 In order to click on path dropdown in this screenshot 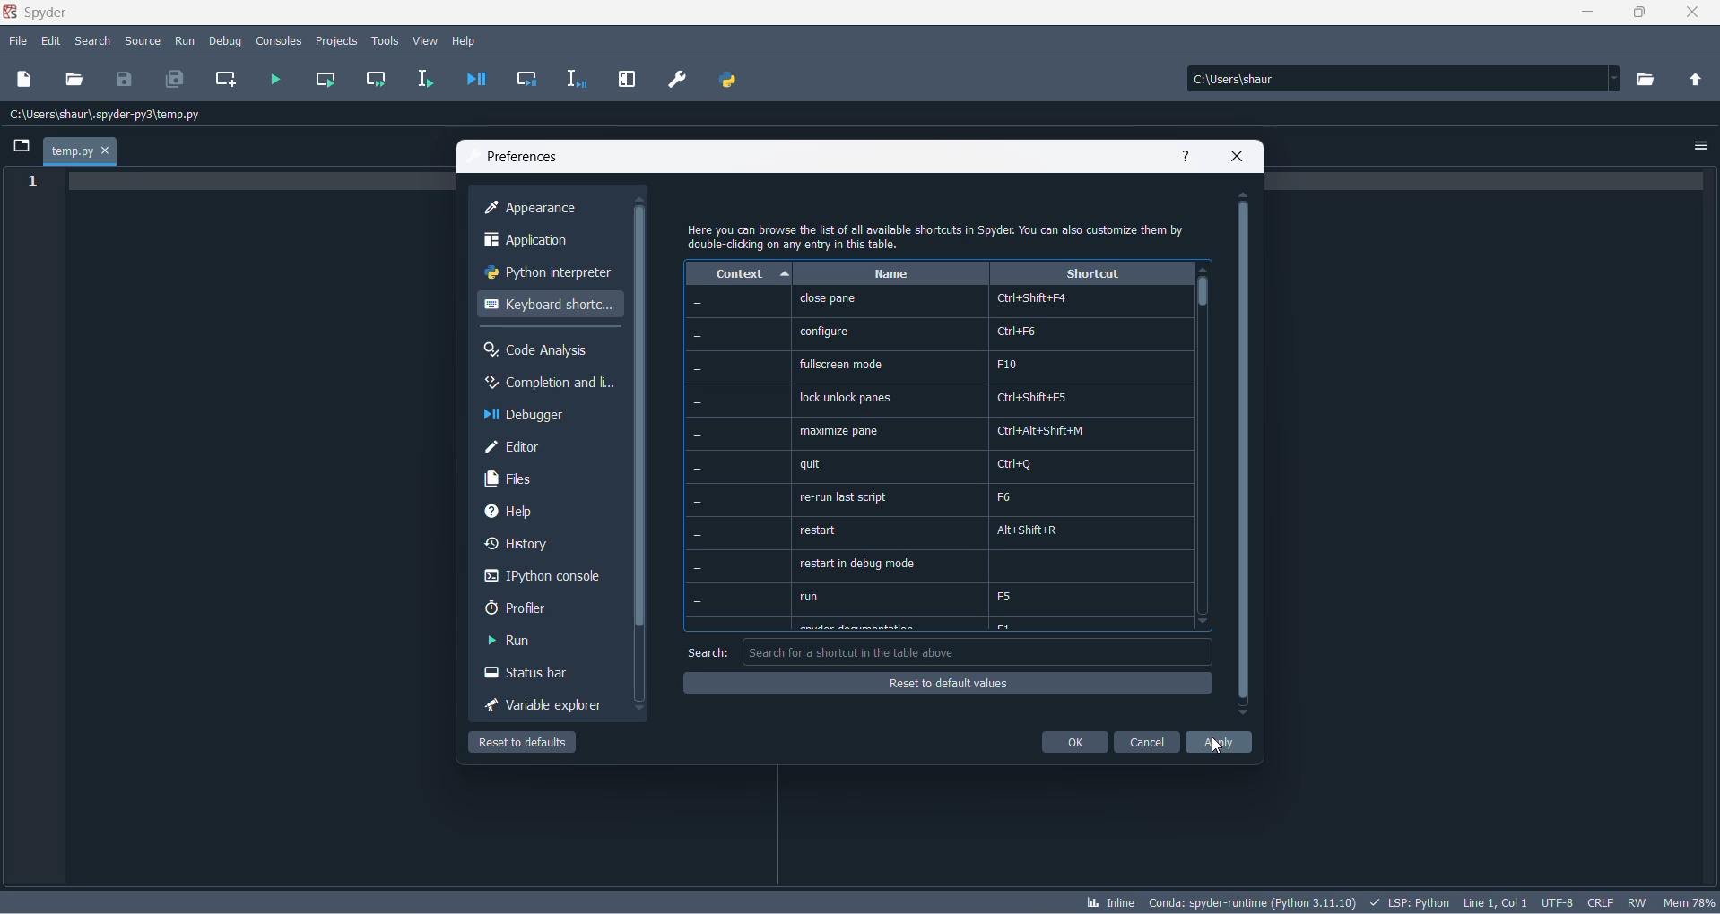, I will do `click(1620, 79)`.